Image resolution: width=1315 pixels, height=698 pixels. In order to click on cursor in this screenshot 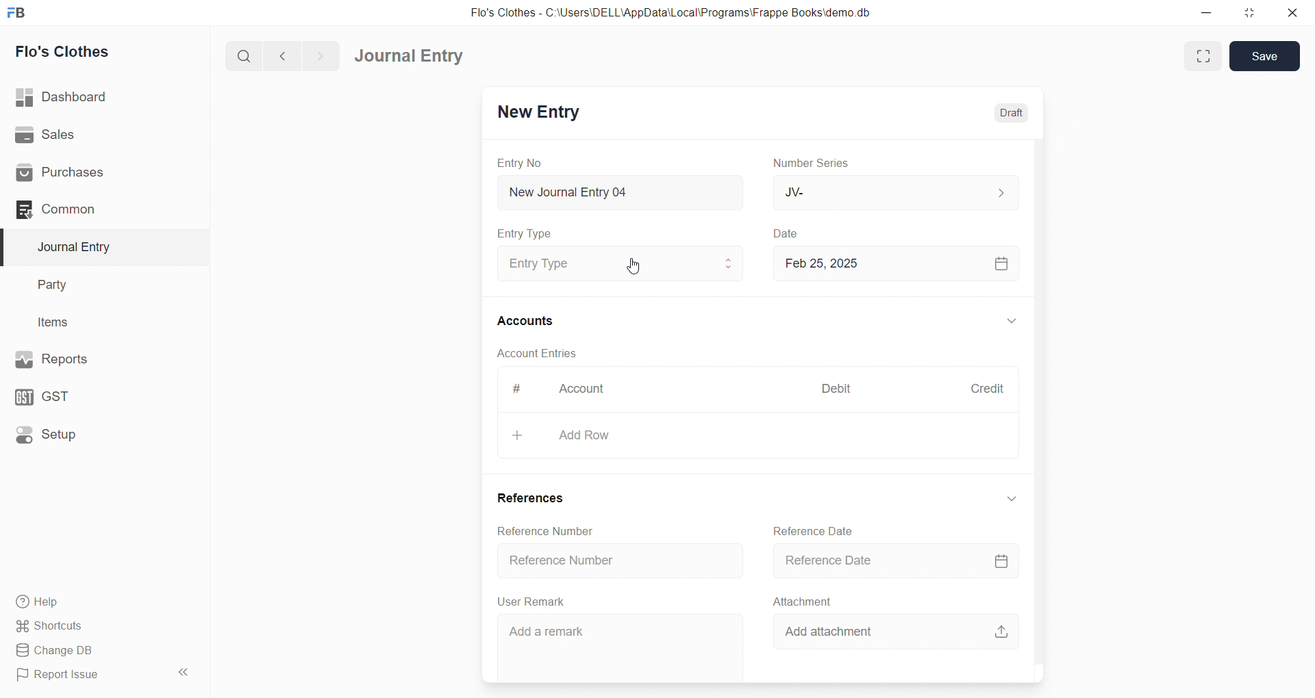, I will do `click(634, 266)`.